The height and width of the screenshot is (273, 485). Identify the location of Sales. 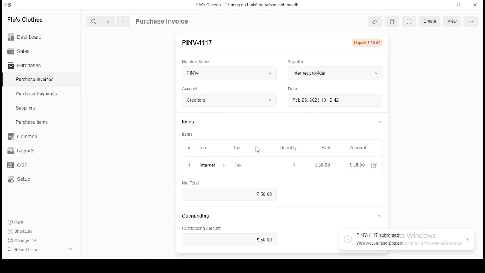
(21, 50).